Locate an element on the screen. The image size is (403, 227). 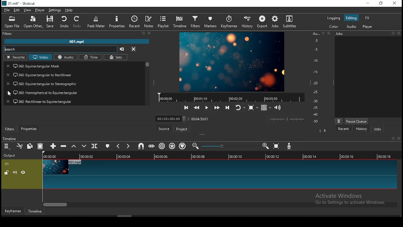
properties is located at coordinates (118, 21).